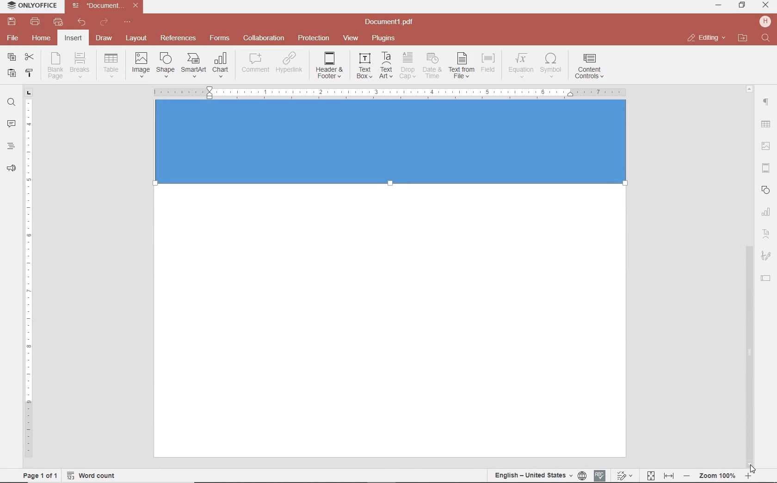 This screenshot has width=777, height=483. What do you see at coordinates (30, 6) in the screenshot?
I see `system name` at bounding box center [30, 6].